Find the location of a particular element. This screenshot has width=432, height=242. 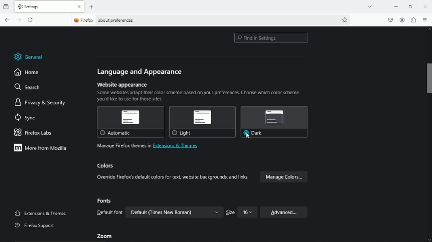

vertical scroll bar is located at coordinates (429, 134).